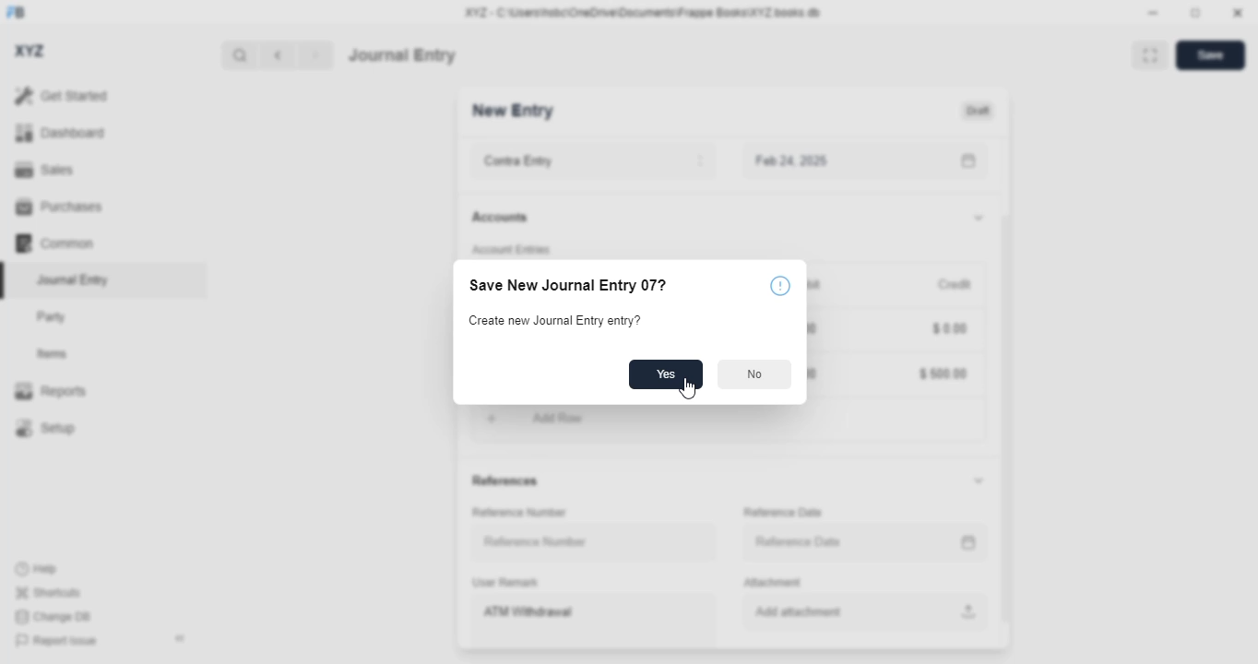  What do you see at coordinates (16, 12) in the screenshot?
I see `FB - logo` at bounding box center [16, 12].